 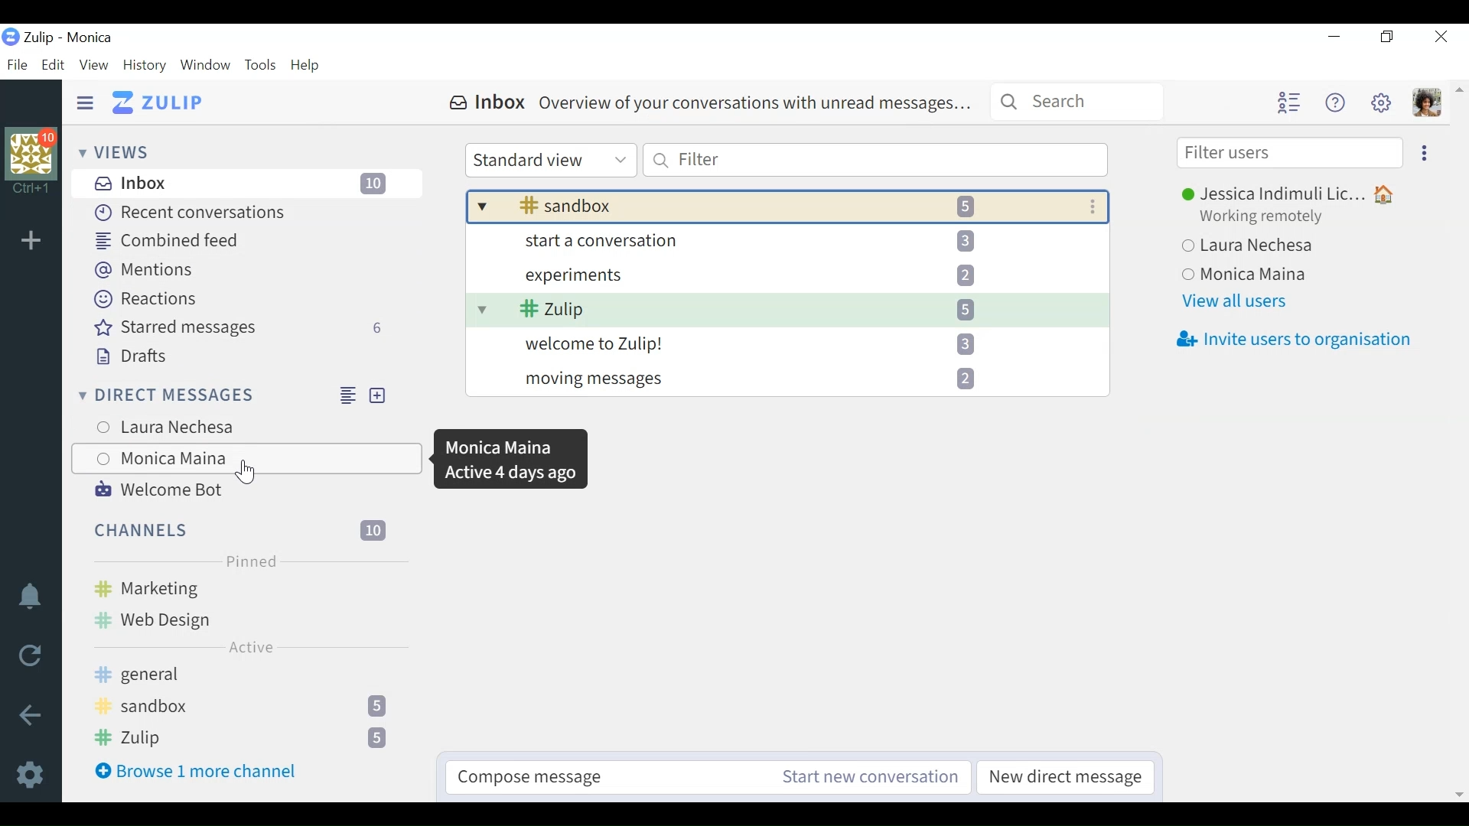 What do you see at coordinates (243, 327) in the screenshot?
I see `Starred messages` at bounding box center [243, 327].